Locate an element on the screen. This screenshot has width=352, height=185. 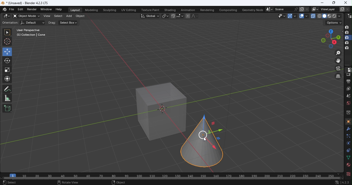
Hide in viewpoint is located at coordinates (341, 32).